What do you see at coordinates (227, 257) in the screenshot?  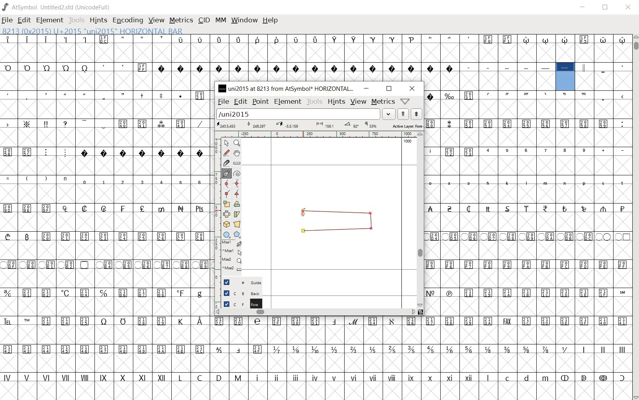 I see `mse1 mse1 mse2 mse2` at bounding box center [227, 257].